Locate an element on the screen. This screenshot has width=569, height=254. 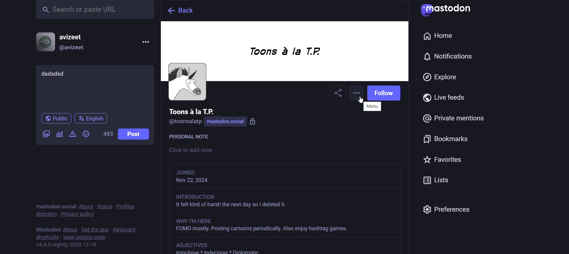
content warning is located at coordinates (72, 135).